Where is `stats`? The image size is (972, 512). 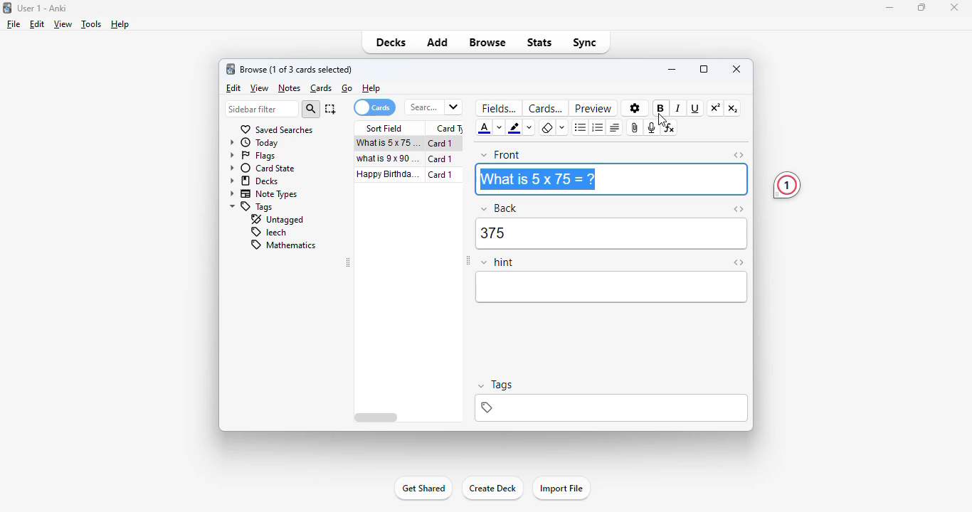
stats is located at coordinates (539, 43).